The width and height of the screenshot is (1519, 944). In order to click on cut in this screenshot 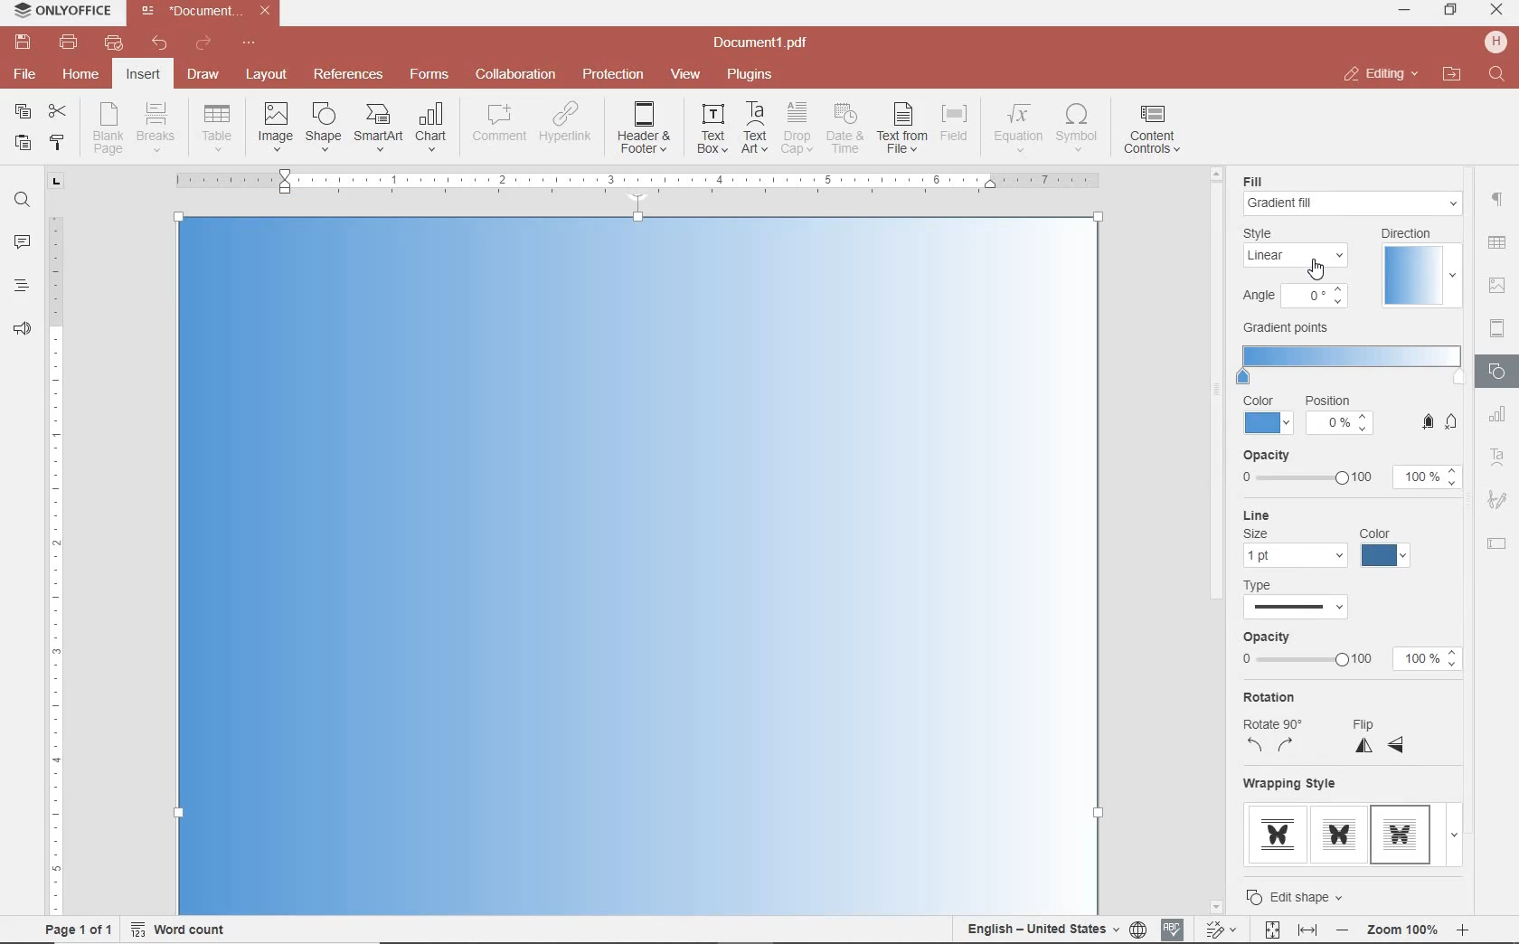, I will do `click(56, 113)`.